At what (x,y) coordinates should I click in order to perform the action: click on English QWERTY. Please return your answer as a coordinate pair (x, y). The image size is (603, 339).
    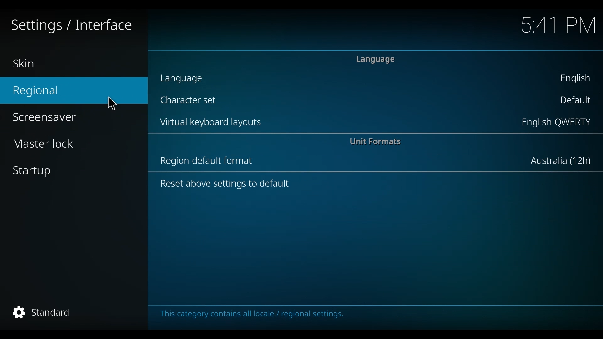
    Looking at the image, I should click on (557, 122).